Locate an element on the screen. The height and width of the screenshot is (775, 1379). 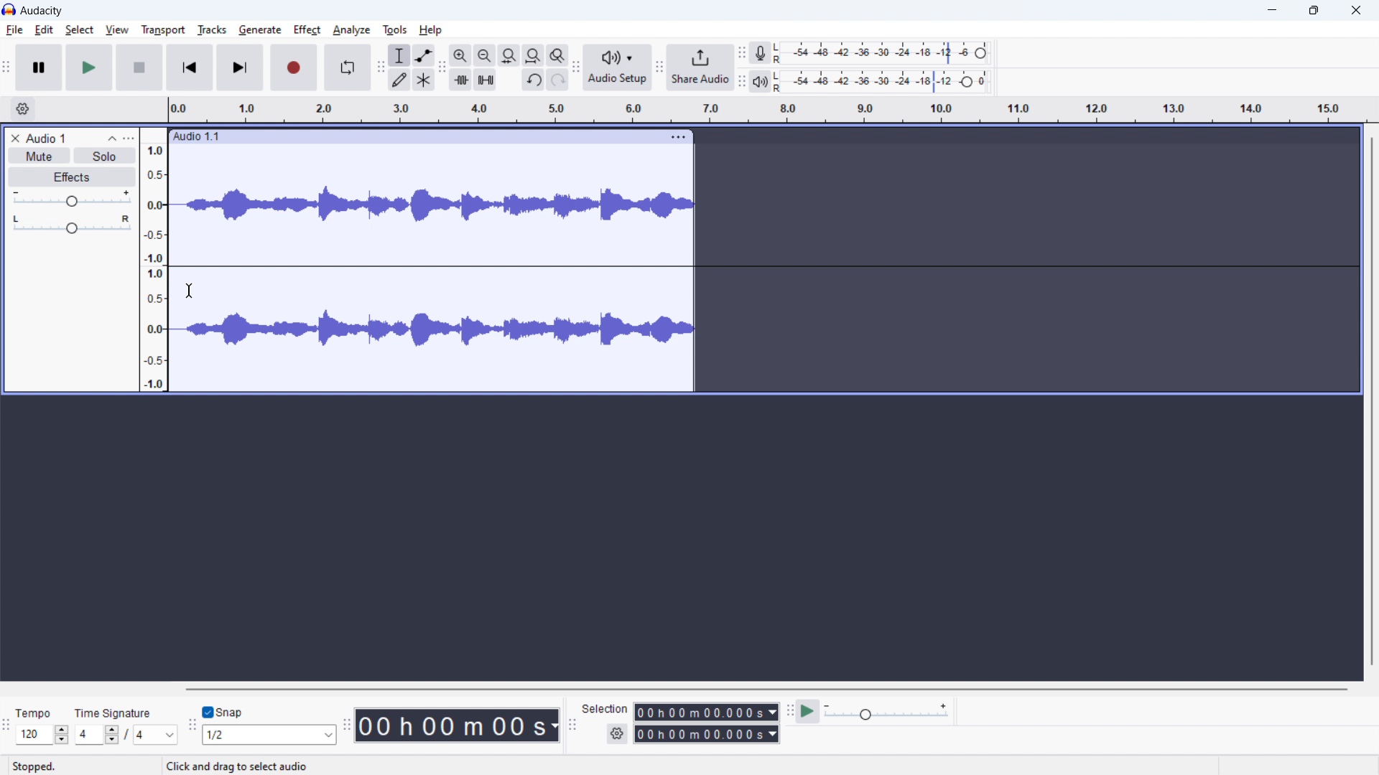
close is located at coordinates (1355, 11).